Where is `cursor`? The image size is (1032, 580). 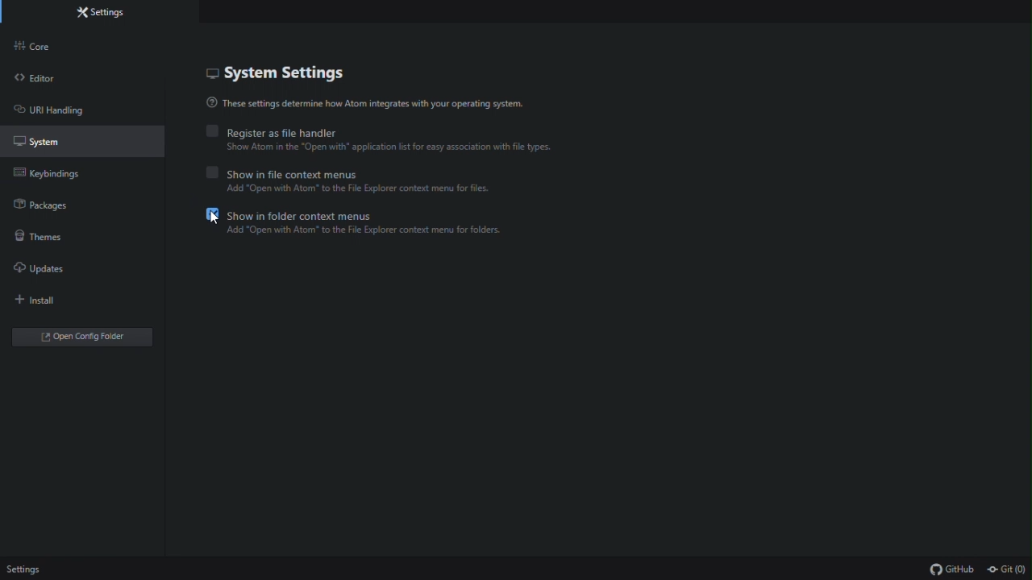 cursor is located at coordinates (213, 218).